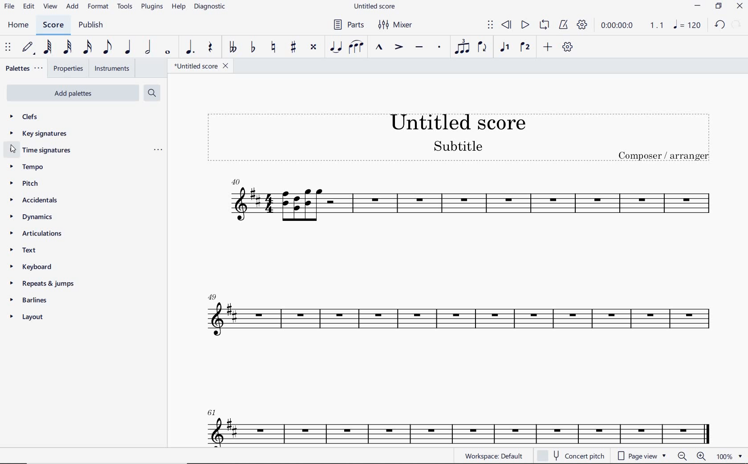 The image size is (748, 464). Describe the element at coordinates (396, 25) in the screenshot. I see `MIXER` at that location.